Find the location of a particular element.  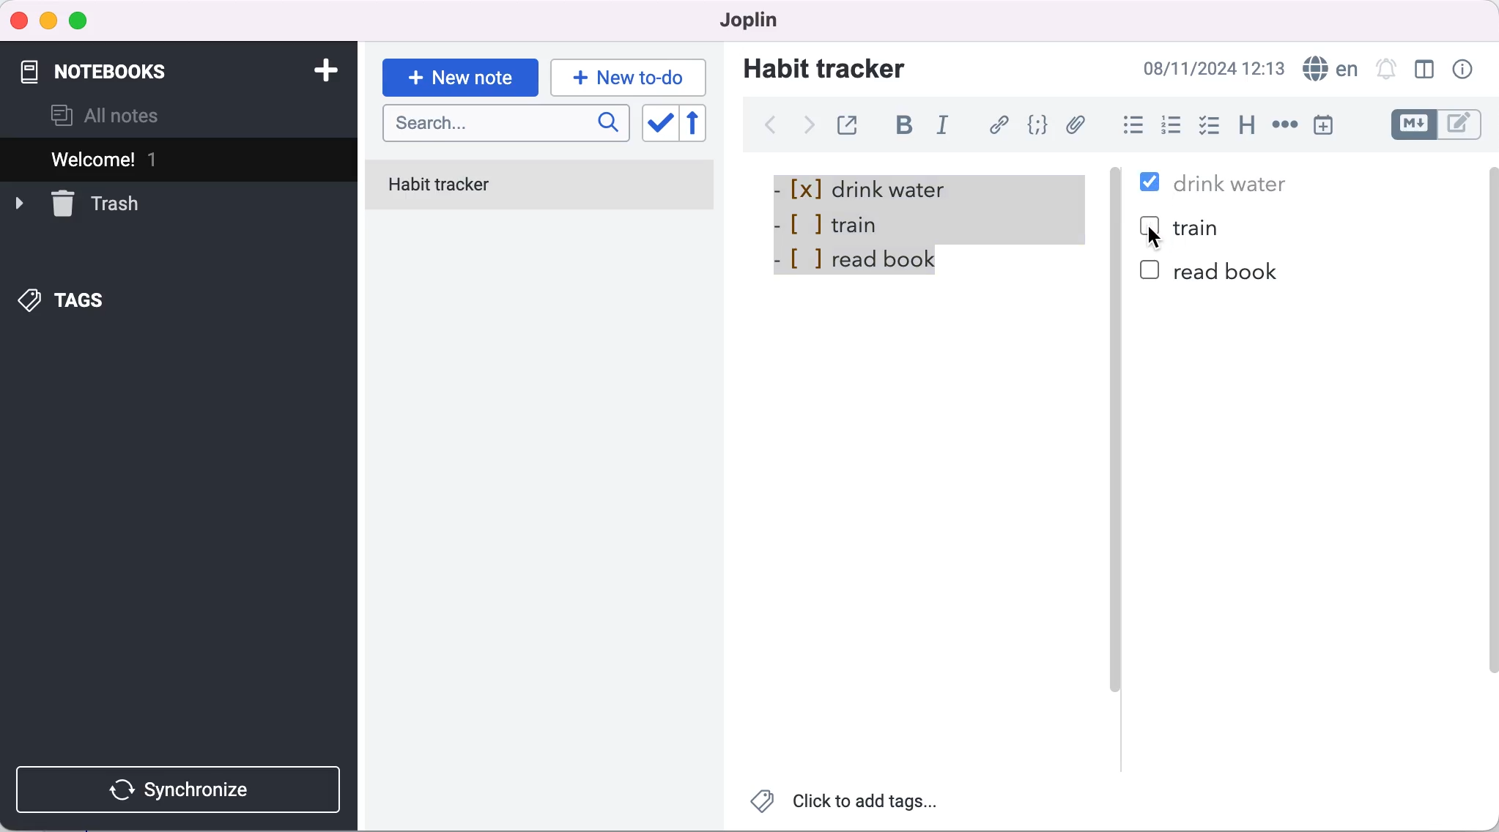

add notebook is located at coordinates (322, 69).